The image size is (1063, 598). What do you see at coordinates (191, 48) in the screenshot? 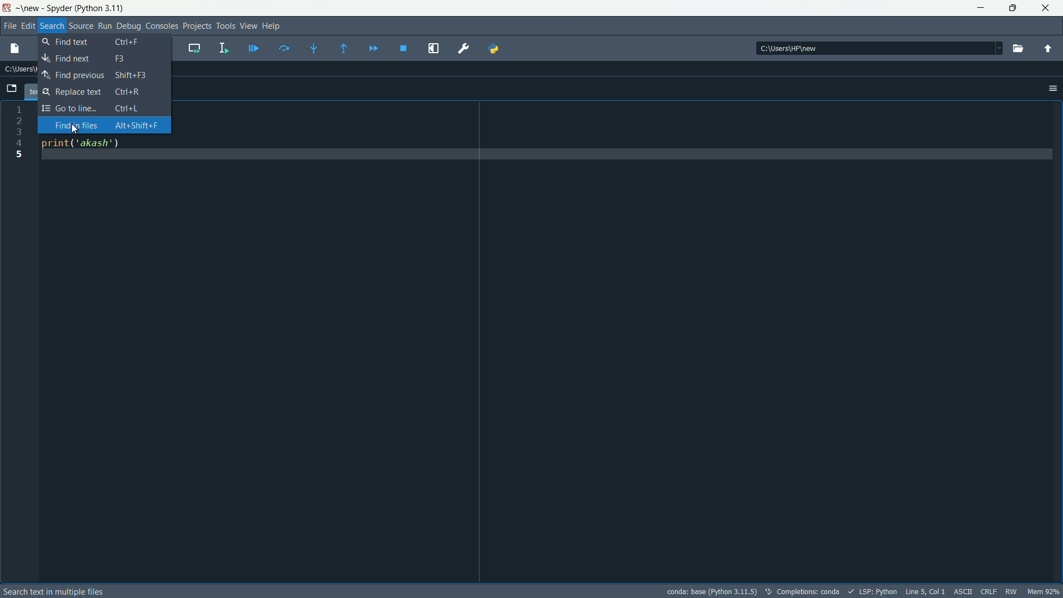
I see `run current cell and go to the next one` at bounding box center [191, 48].